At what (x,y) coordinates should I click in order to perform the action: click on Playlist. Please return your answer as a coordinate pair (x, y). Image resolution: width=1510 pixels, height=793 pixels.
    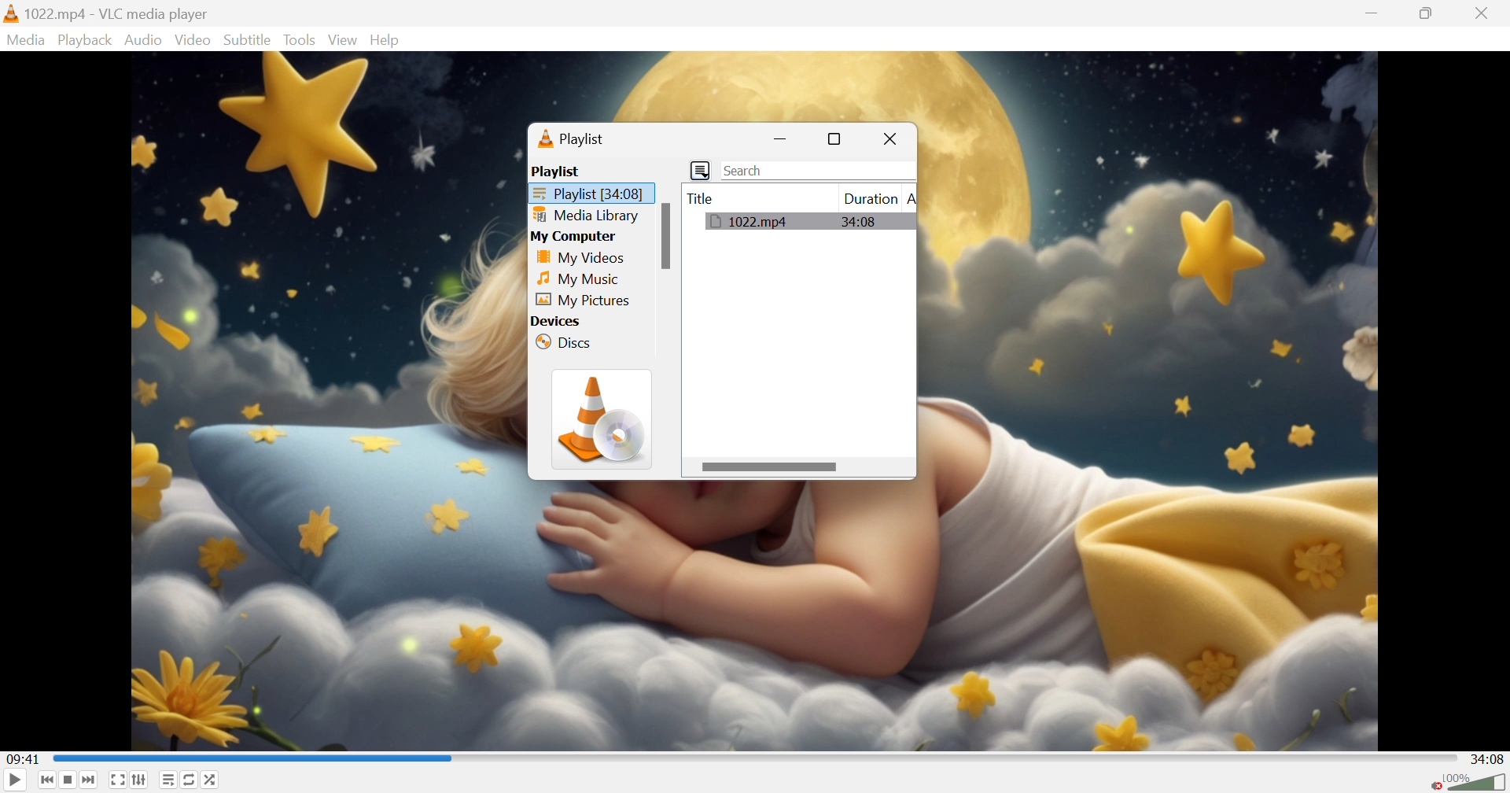
    Looking at the image, I should click on (572, 137).